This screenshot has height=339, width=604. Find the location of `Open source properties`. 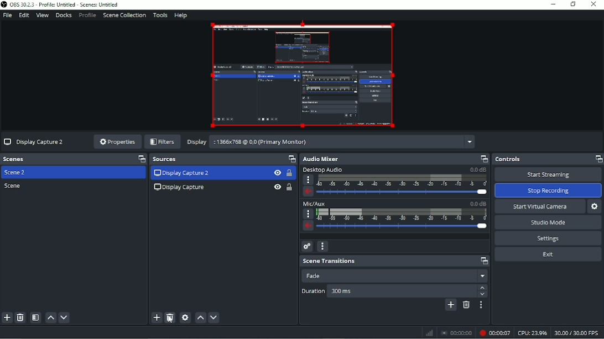

Open source properties is located at coordinates (185, 317).